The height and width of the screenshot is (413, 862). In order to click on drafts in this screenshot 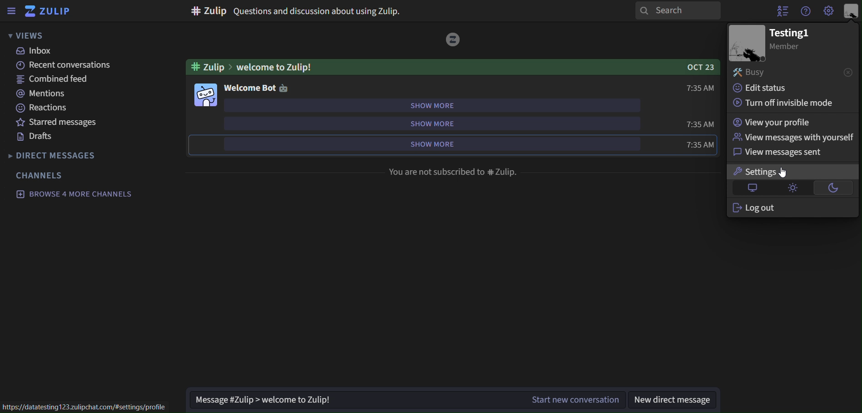, I will do `click(40, 138)`.